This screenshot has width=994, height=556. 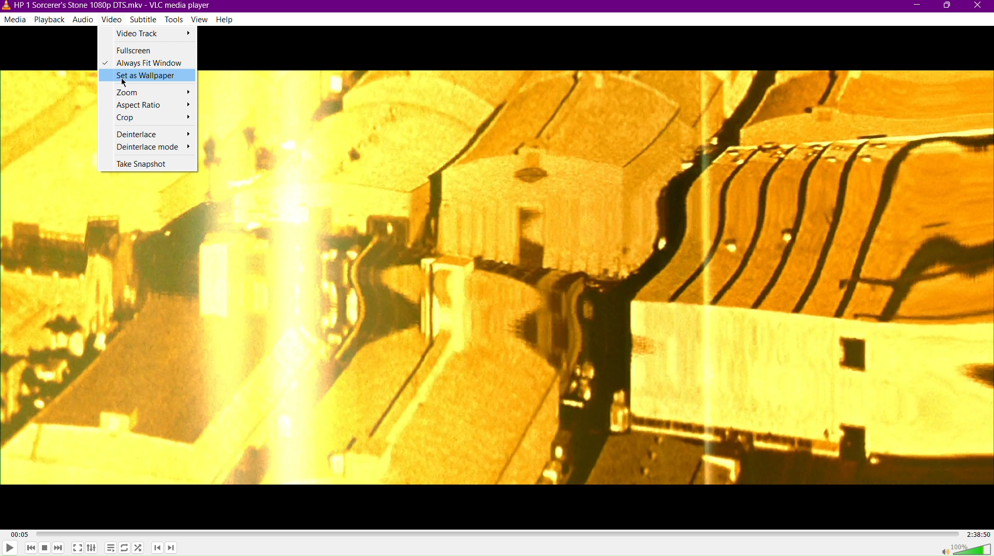 What do you see at coordinates (52, 21) in the screenshot?
I see `Playback` at bounding box center [52, 21].